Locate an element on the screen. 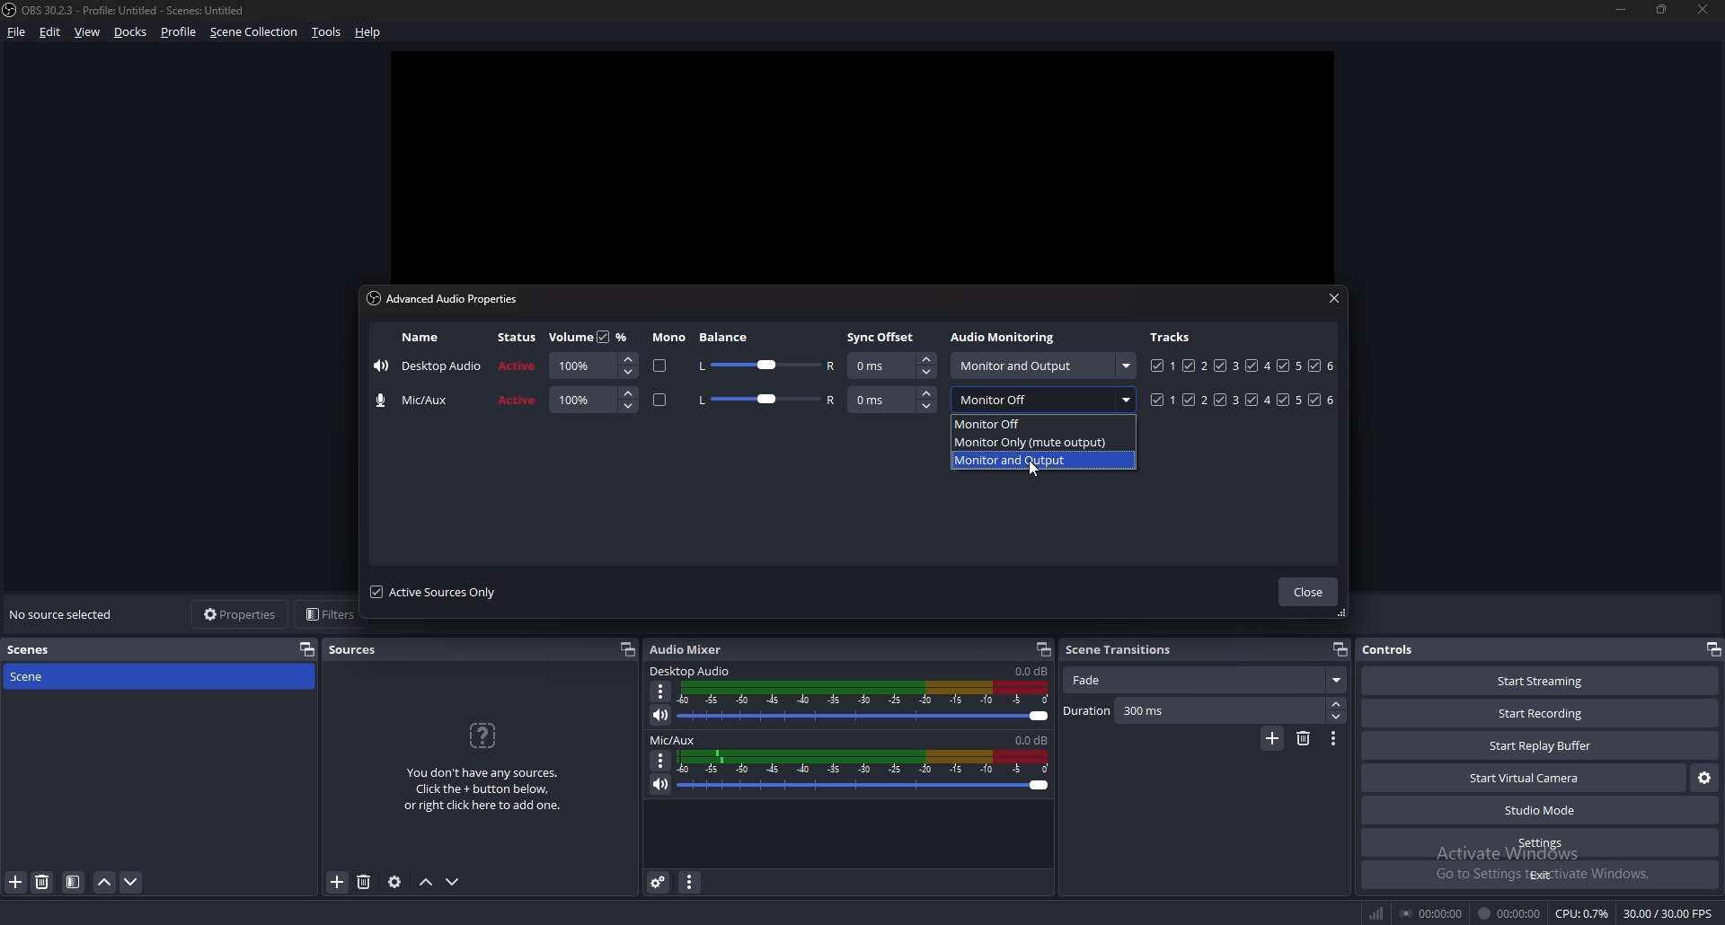 The width and height of the screenshot is (1725, 925). audio mixer is located at coordinates (693, 650).